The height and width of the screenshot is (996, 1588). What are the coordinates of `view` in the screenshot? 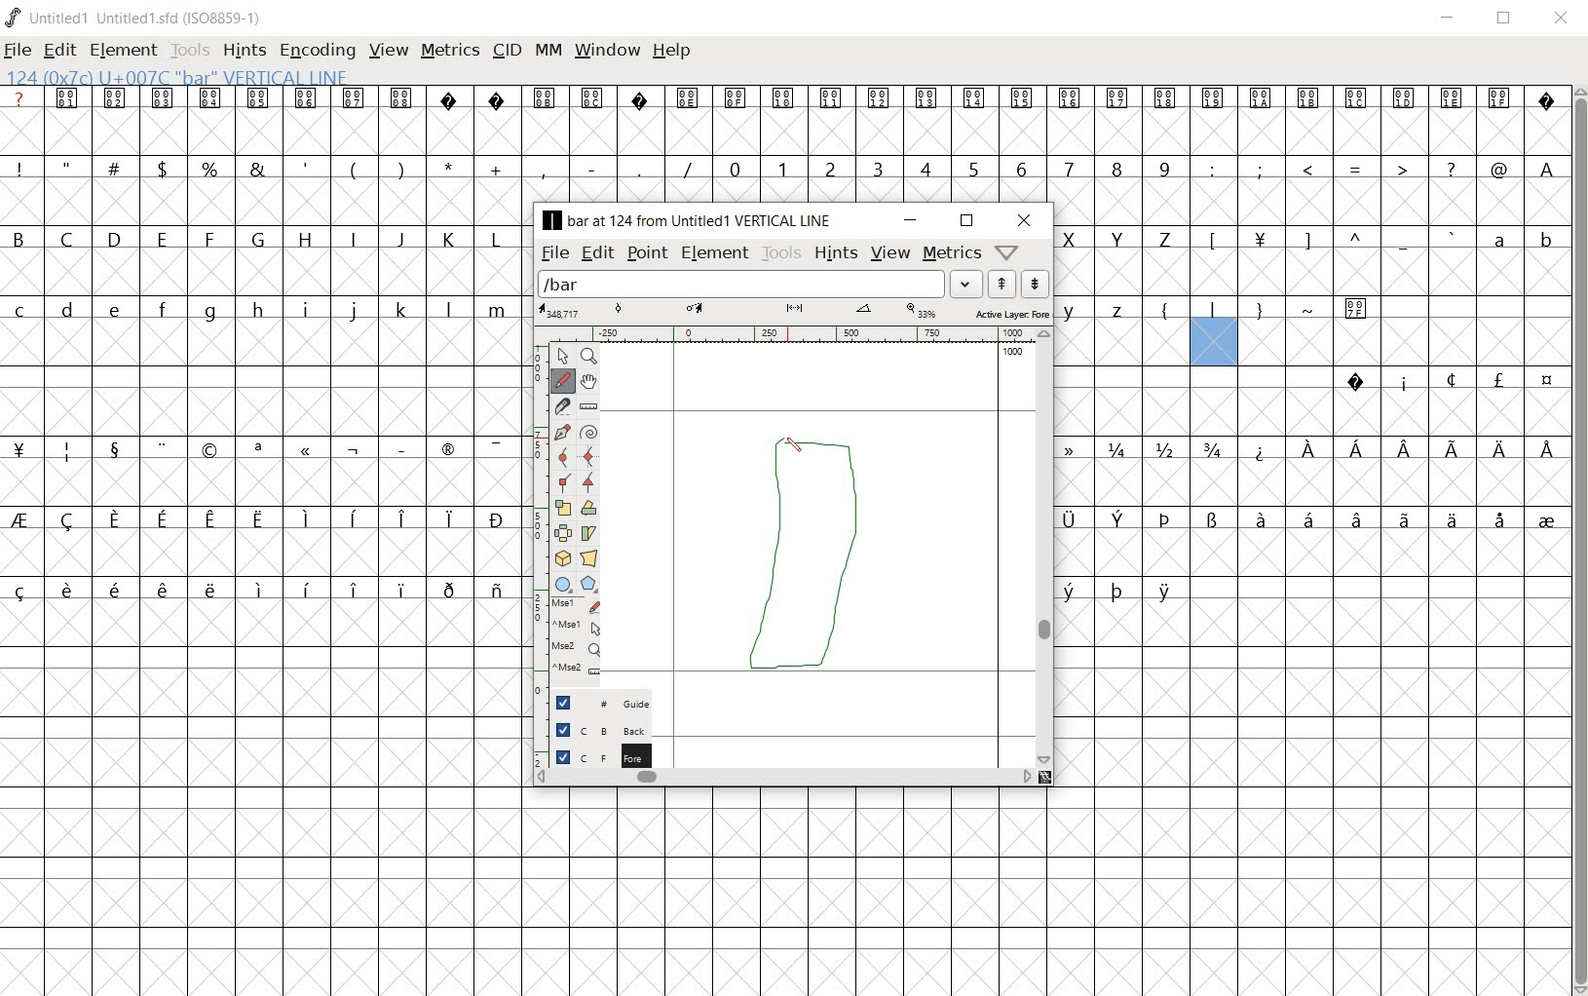 It's located at (890, 251).